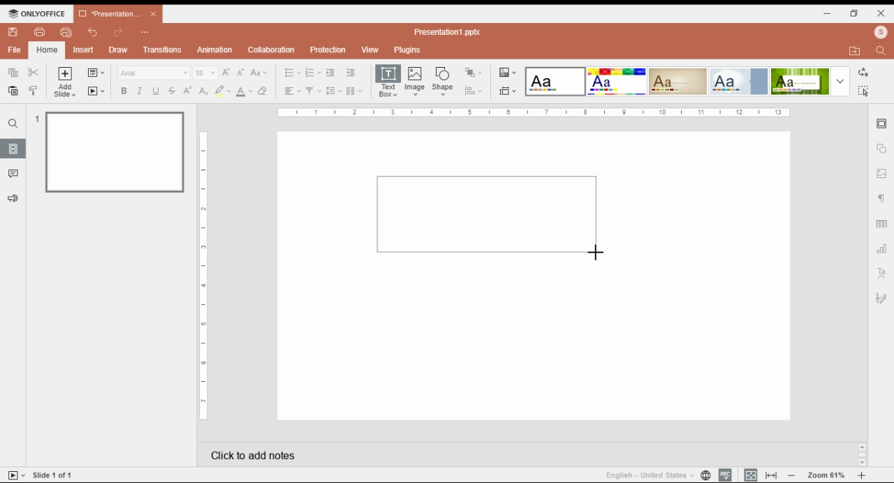  I want to click on decrement font size, so click(241, 72).